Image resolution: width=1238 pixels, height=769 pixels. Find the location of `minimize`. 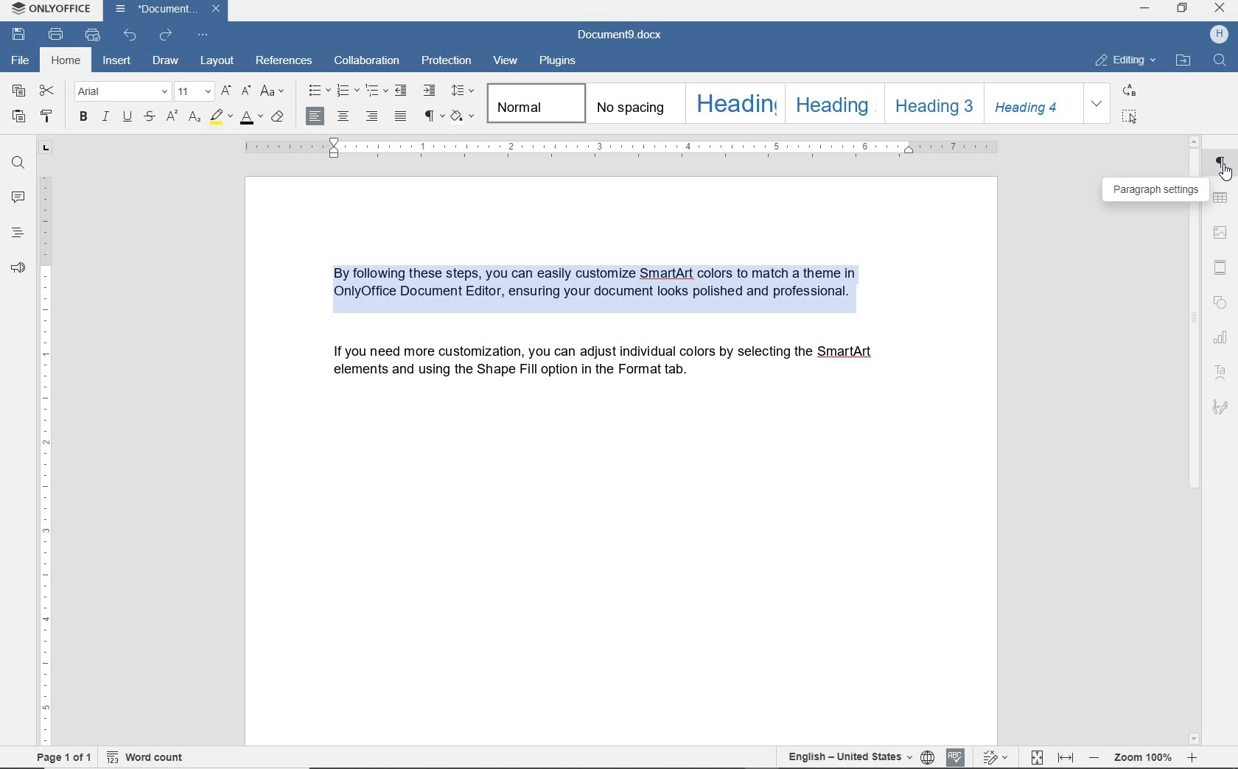

minimize is located at coordinates (1146, 7).